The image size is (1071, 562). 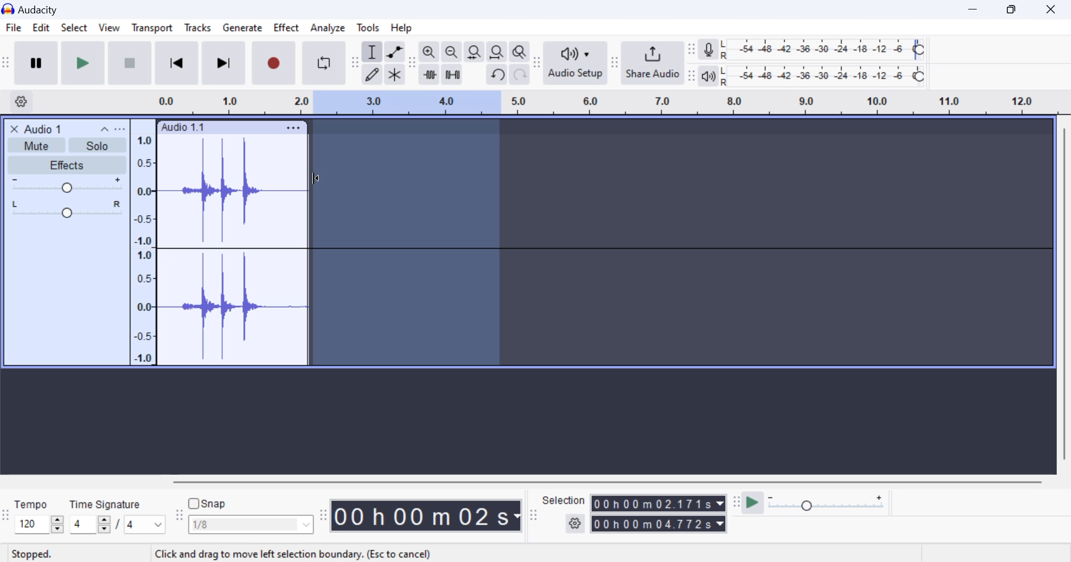 What do you see at coordinates (373, 54) in the screenshot?
I see `selection tool` at bounding box center [373, 54].